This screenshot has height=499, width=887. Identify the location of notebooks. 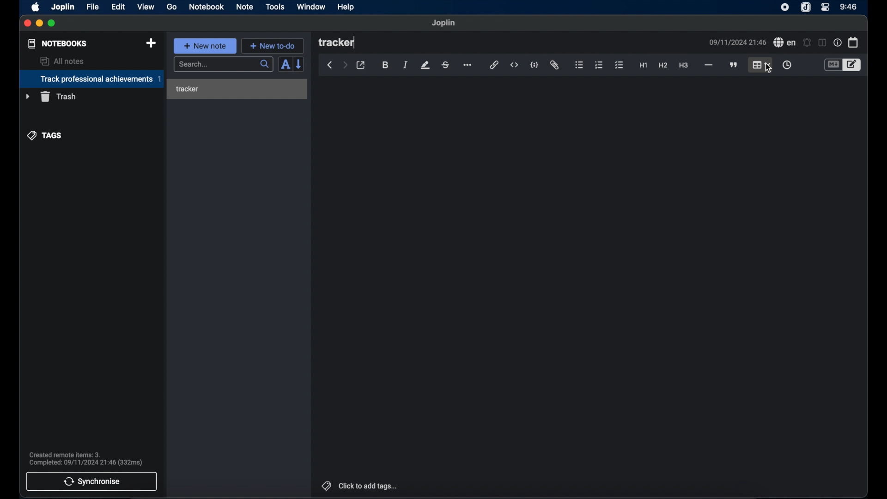
(57, 43).